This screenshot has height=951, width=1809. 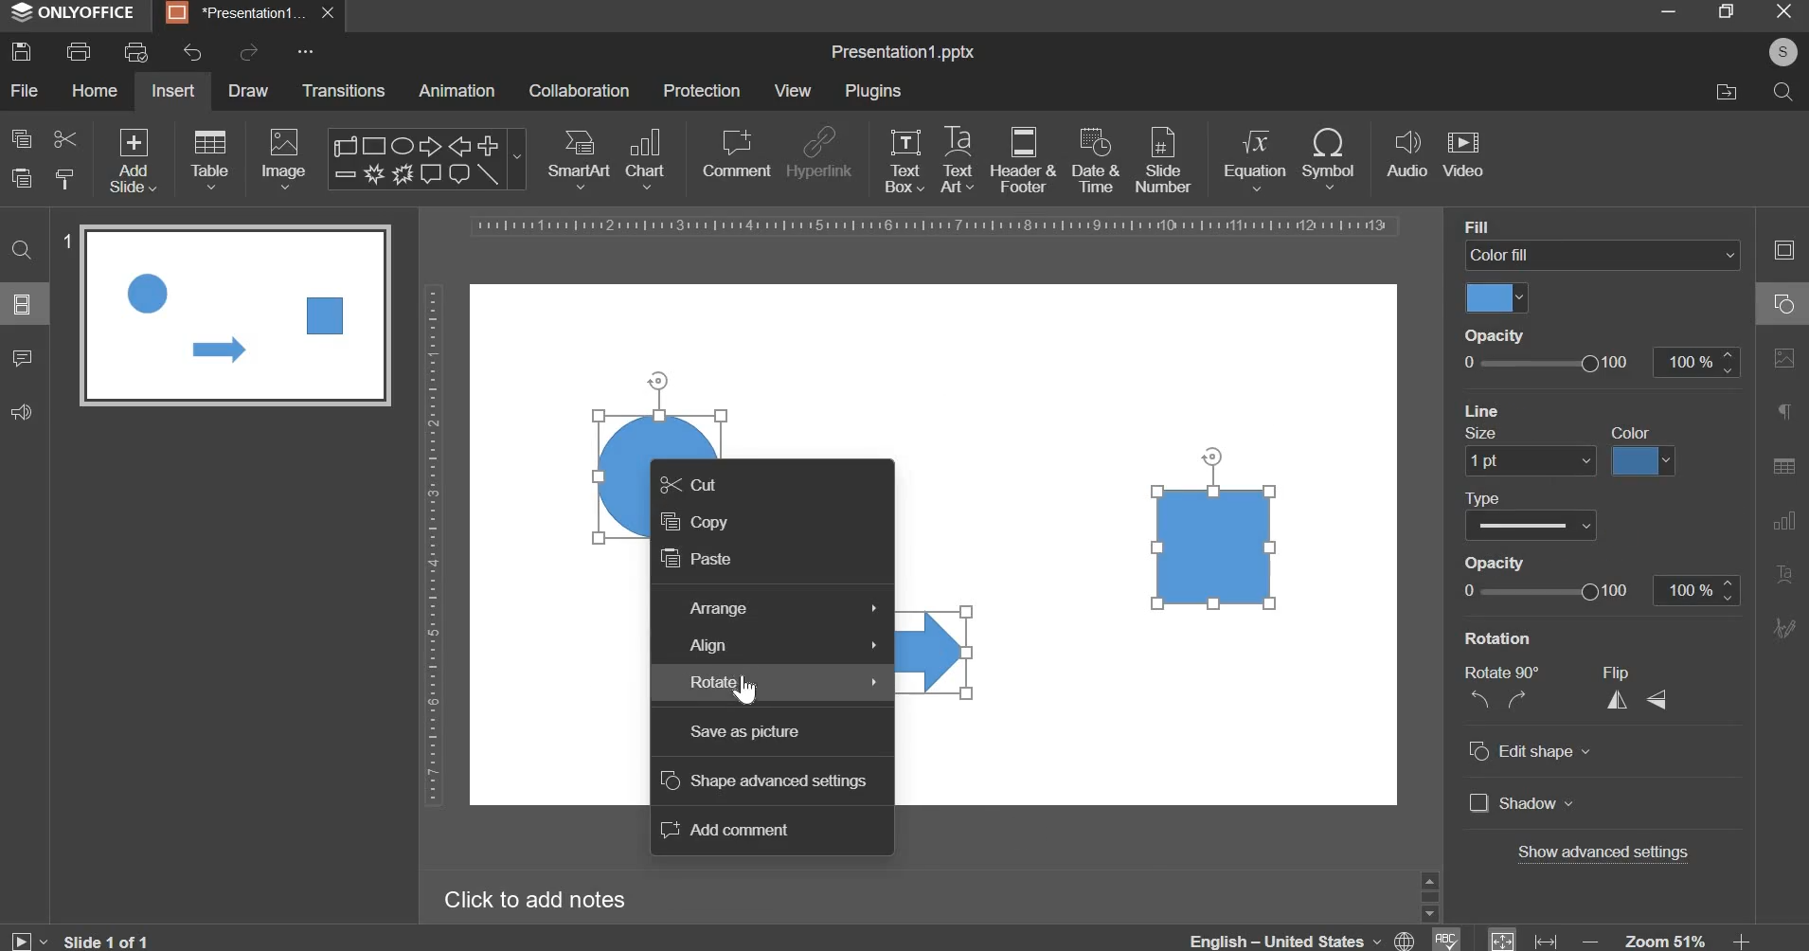 What do you see at coordinates (1508, 673) in the screenshot?
I see `Rotate 90°` at bounding box center [1508, 673].